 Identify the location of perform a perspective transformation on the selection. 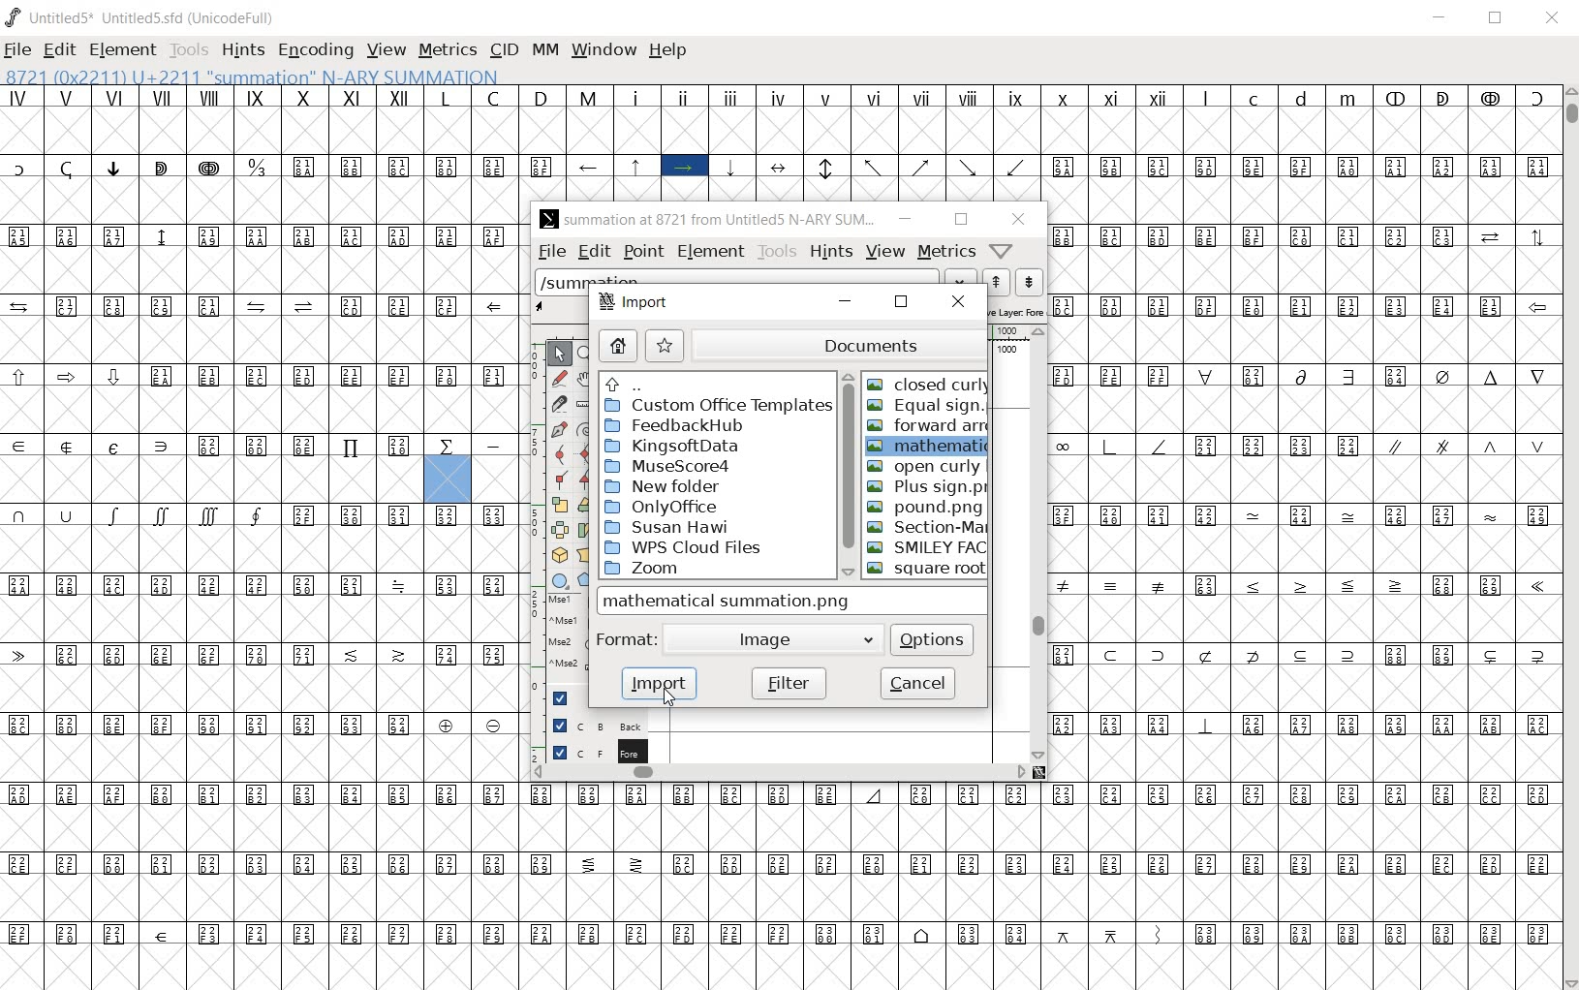
(587, 556).